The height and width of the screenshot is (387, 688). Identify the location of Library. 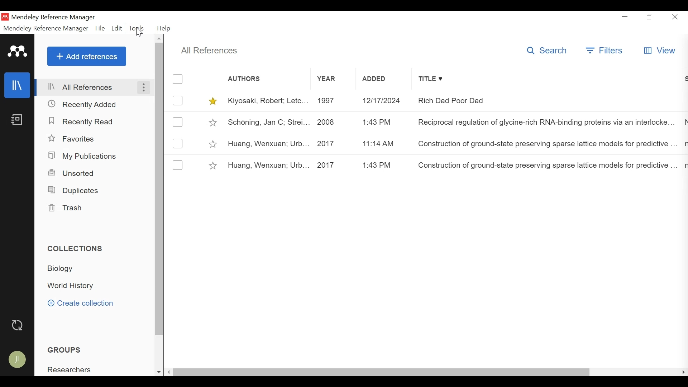
(18, 85).